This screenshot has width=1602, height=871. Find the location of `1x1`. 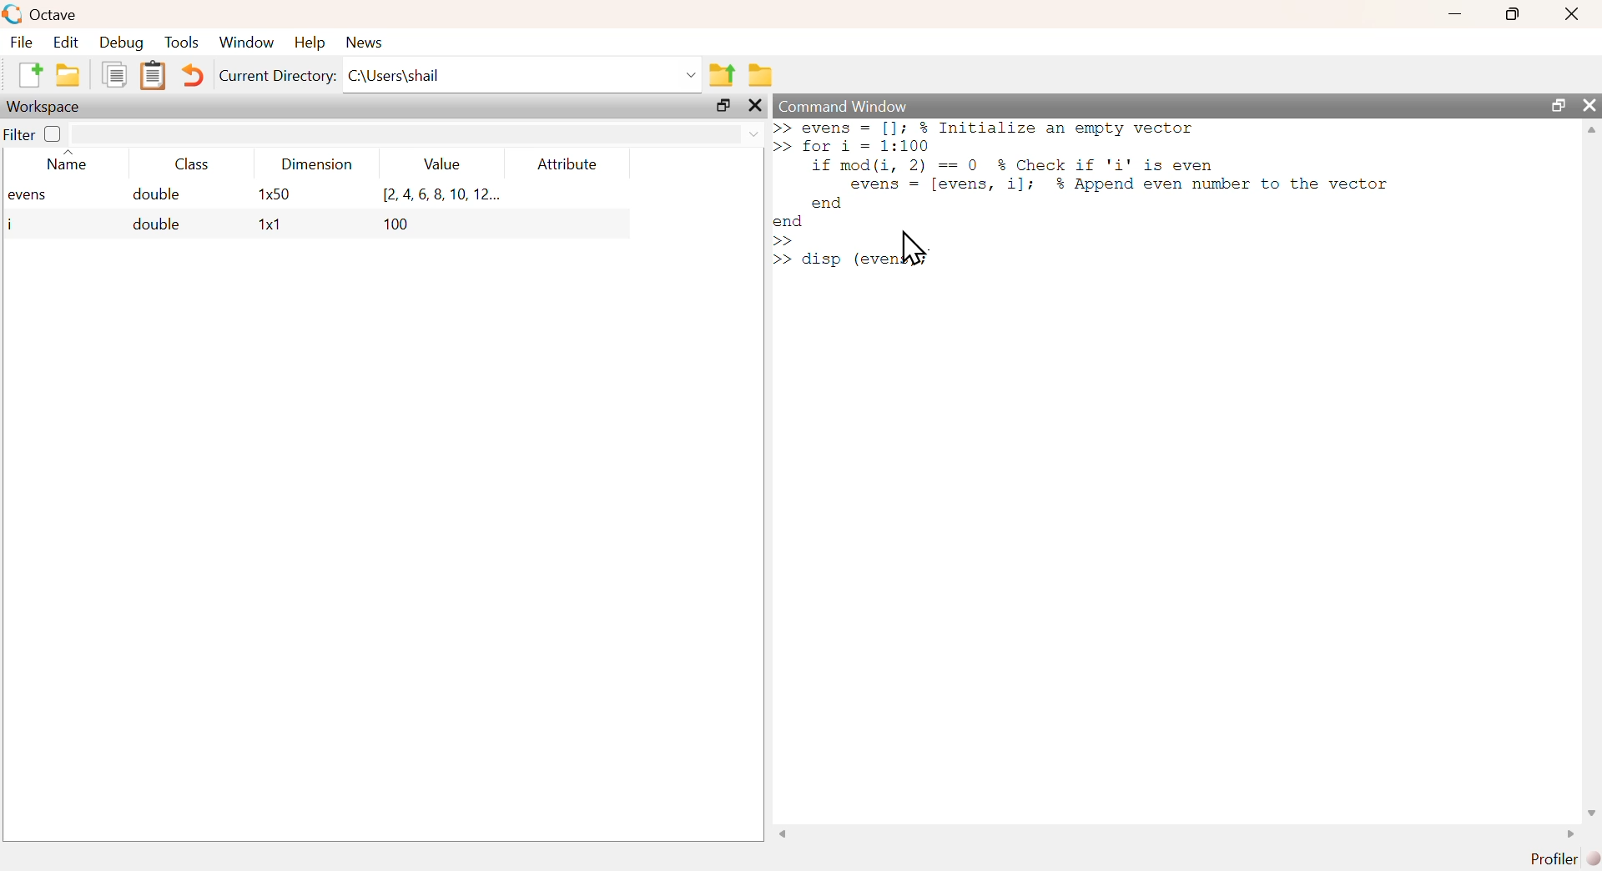

1x1 is located at coordinates (269, 226).